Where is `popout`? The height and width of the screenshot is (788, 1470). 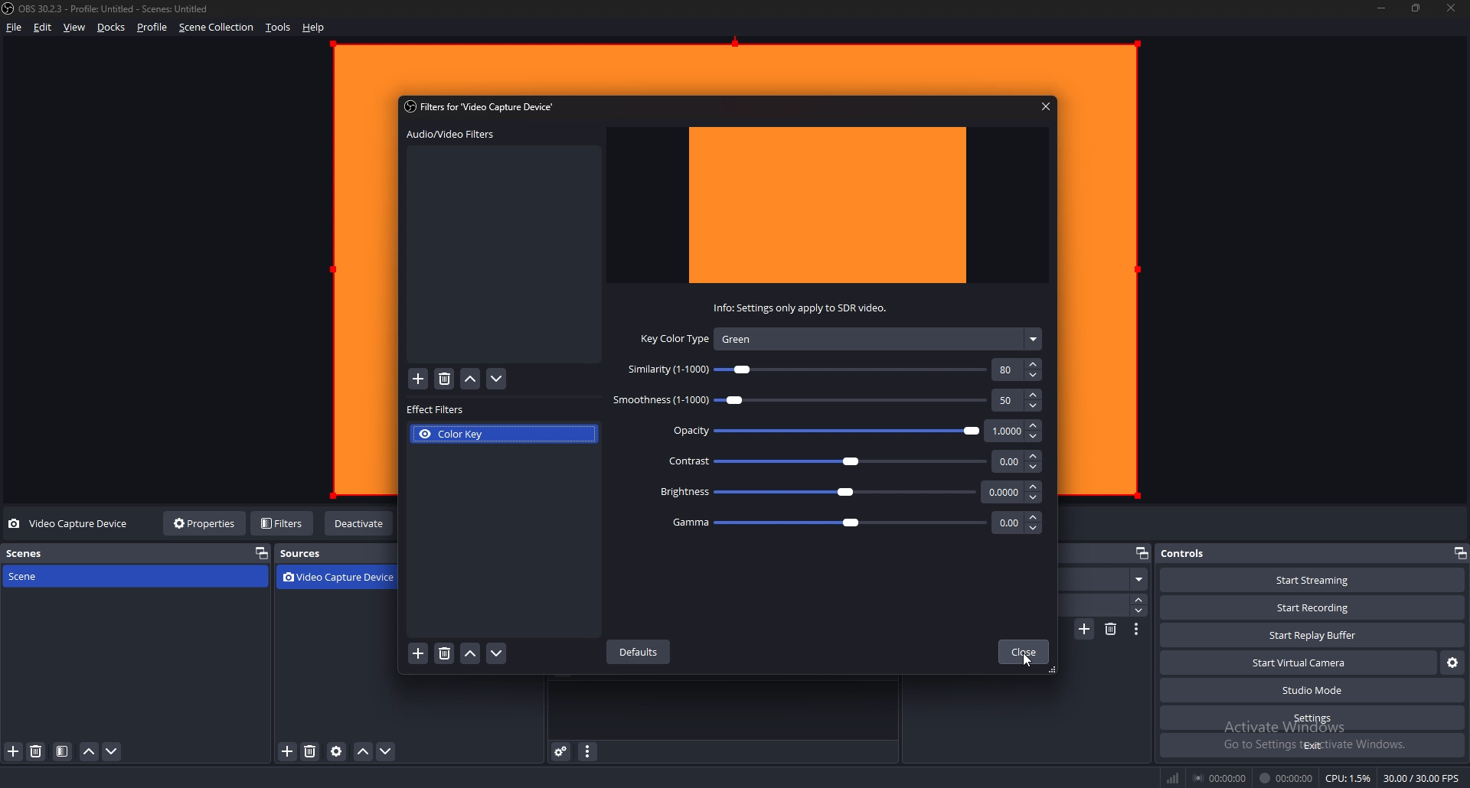
popout is located at coordinates (1142, 555).